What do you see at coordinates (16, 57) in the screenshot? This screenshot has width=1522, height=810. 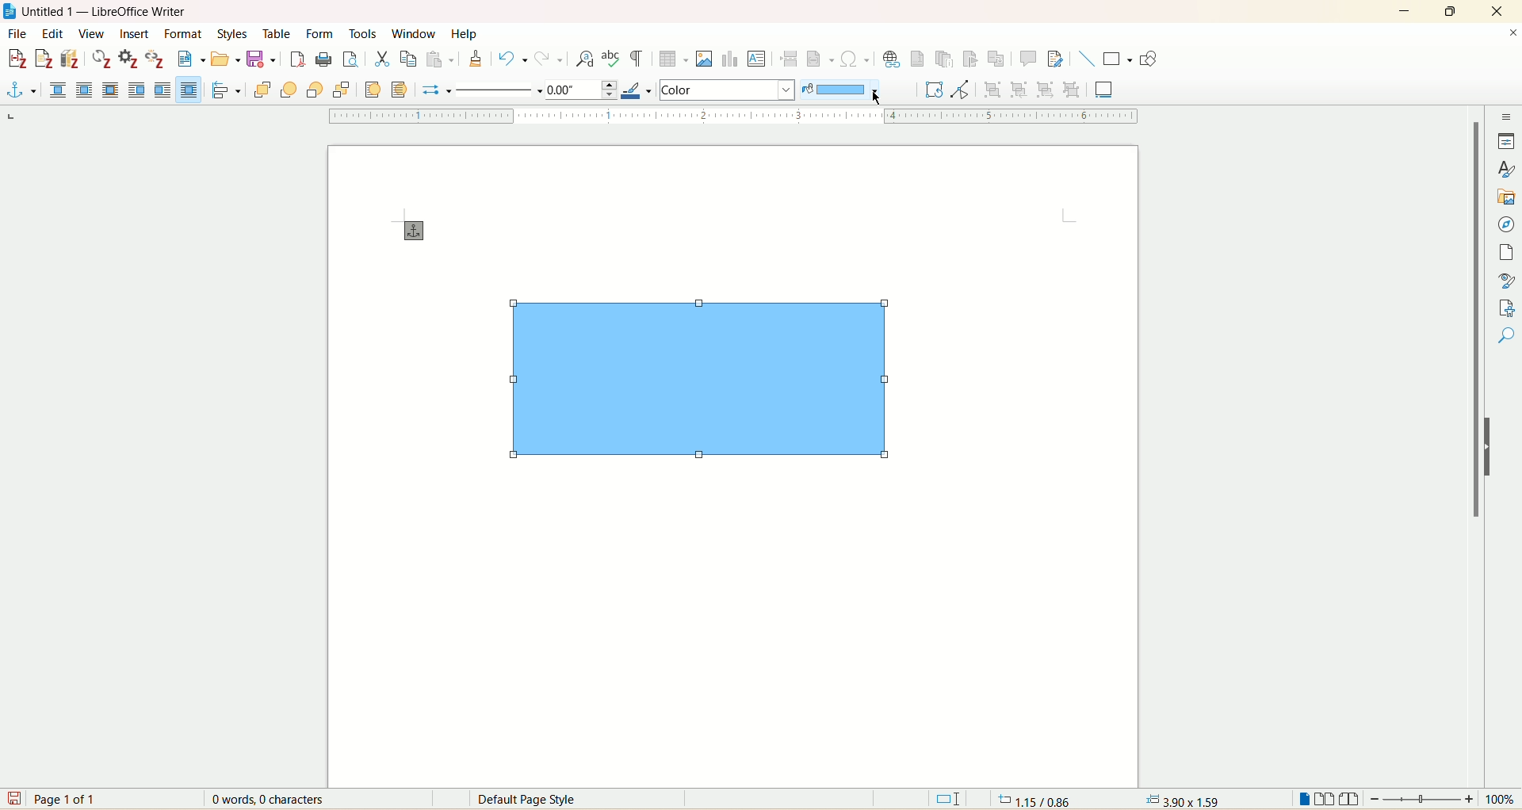 I see `add citation` at bounding box center [16, 57].